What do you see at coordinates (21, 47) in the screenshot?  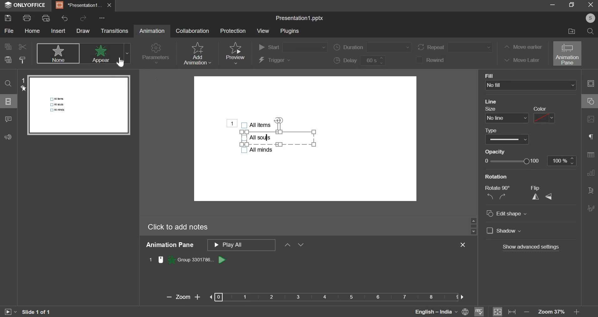 I see `cut` at bounding box center [21, 47].